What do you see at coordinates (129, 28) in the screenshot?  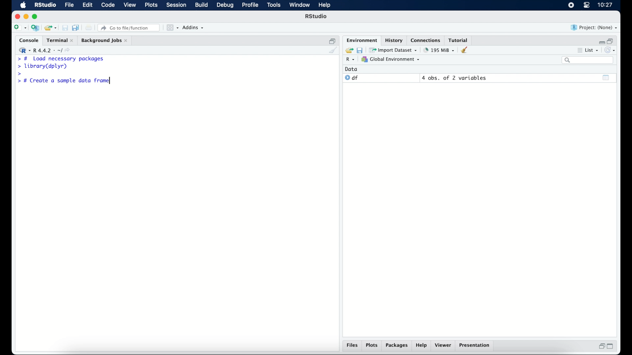 I see `go to file/function` at bounding box center [129, 28].